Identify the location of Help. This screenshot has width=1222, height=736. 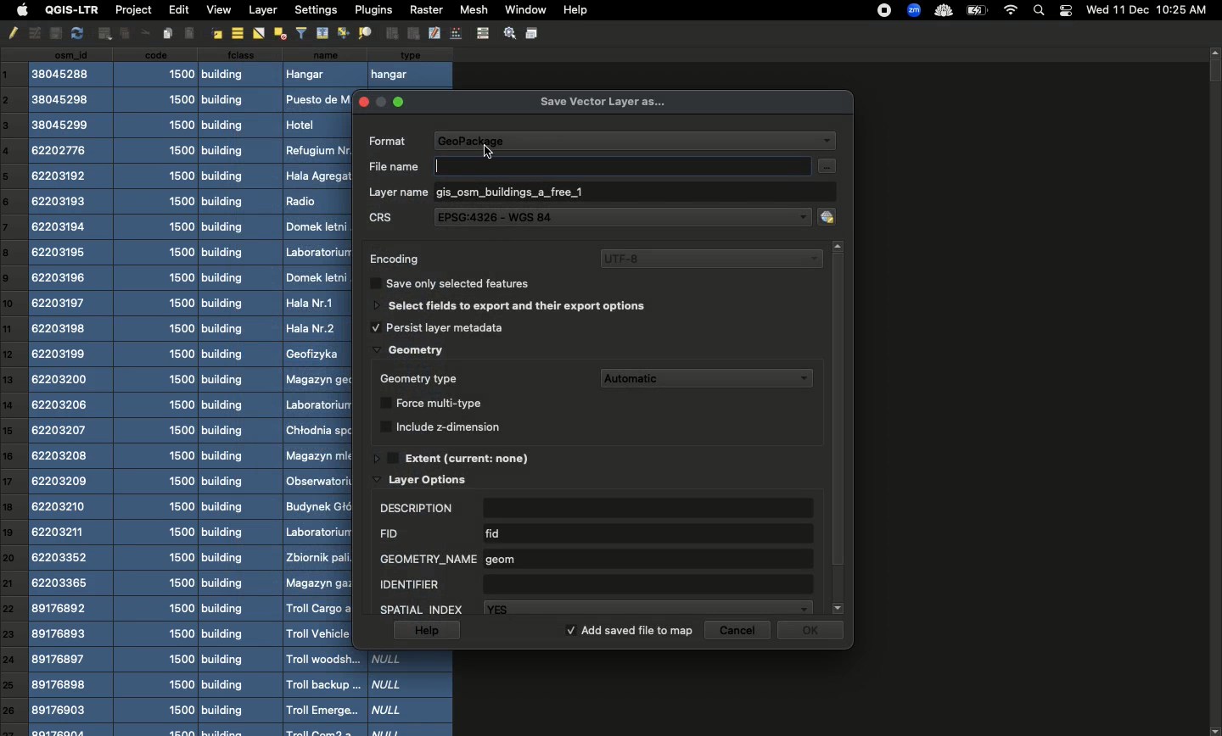
(425, 631).